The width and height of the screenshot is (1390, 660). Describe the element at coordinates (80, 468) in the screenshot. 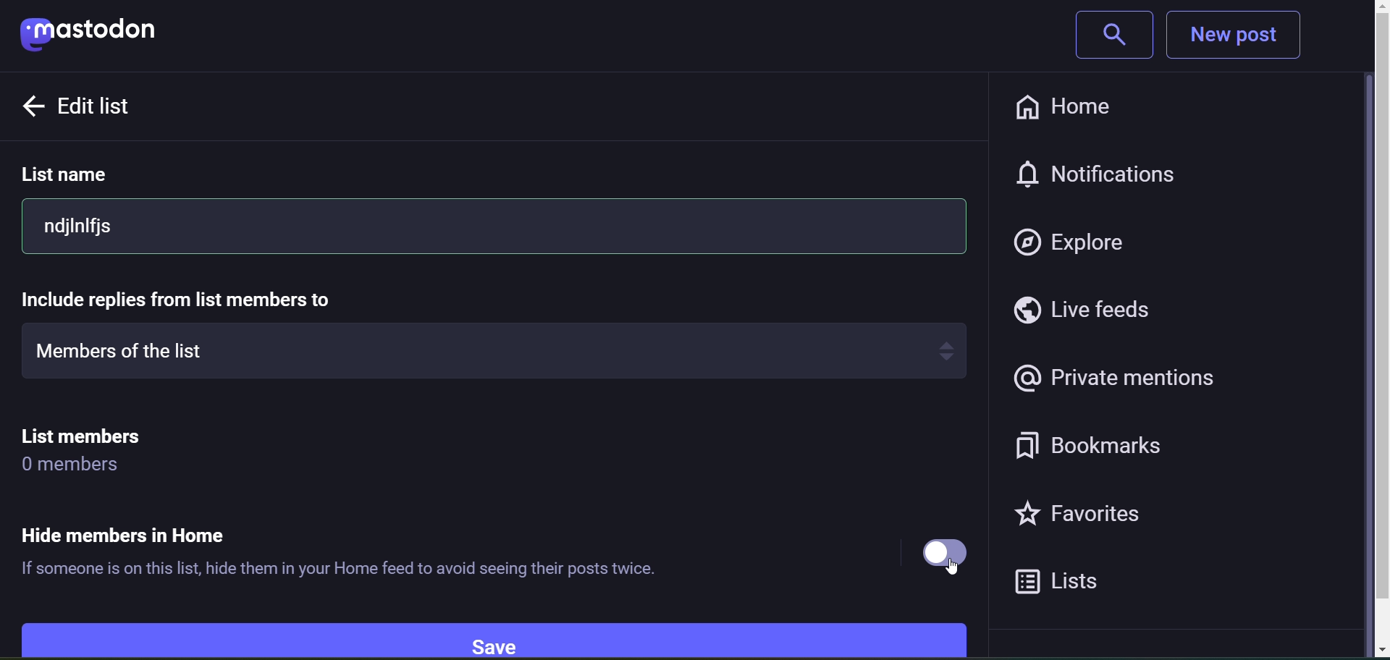

I see `0 members` at that location.